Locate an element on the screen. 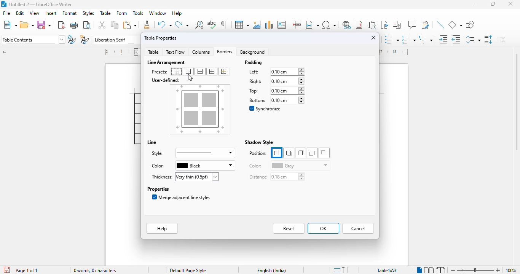  line arrangement is located at coordinates (167, 62).